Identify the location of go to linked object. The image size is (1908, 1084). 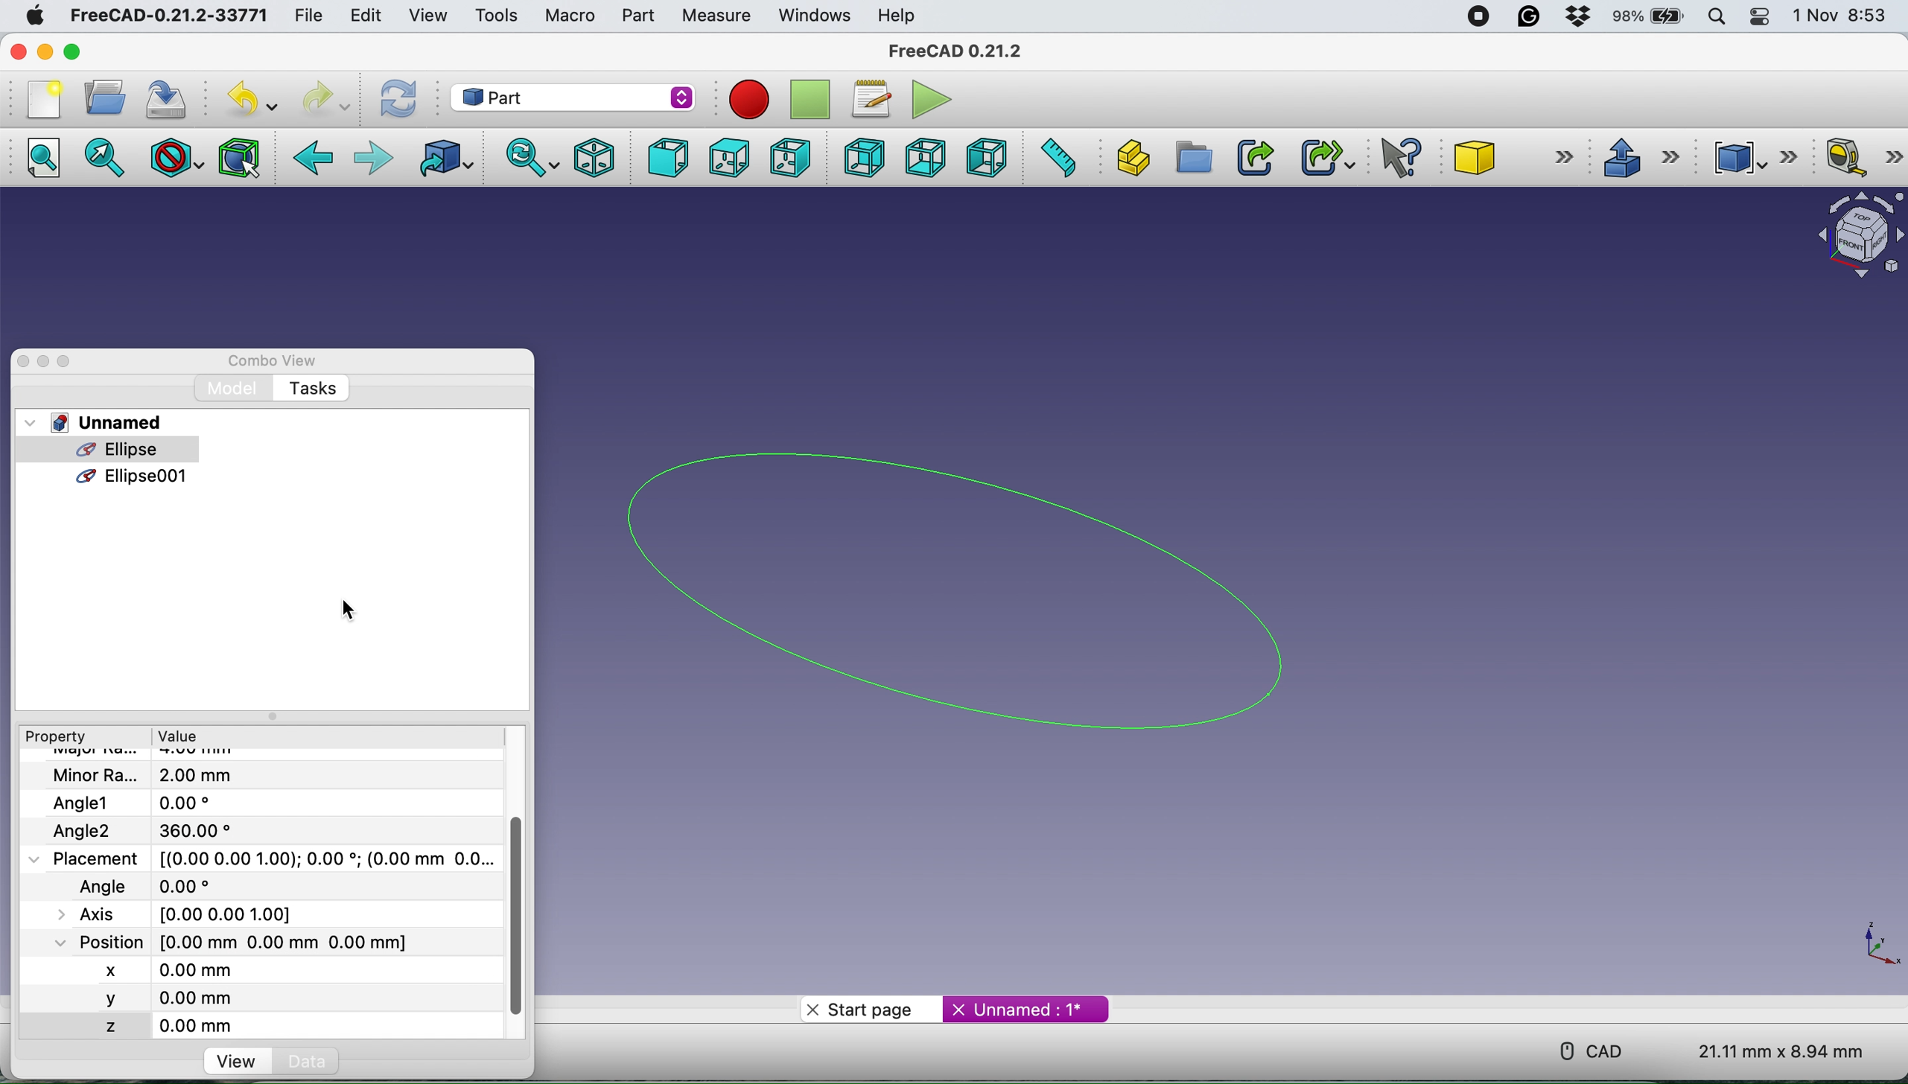
(442, 158).